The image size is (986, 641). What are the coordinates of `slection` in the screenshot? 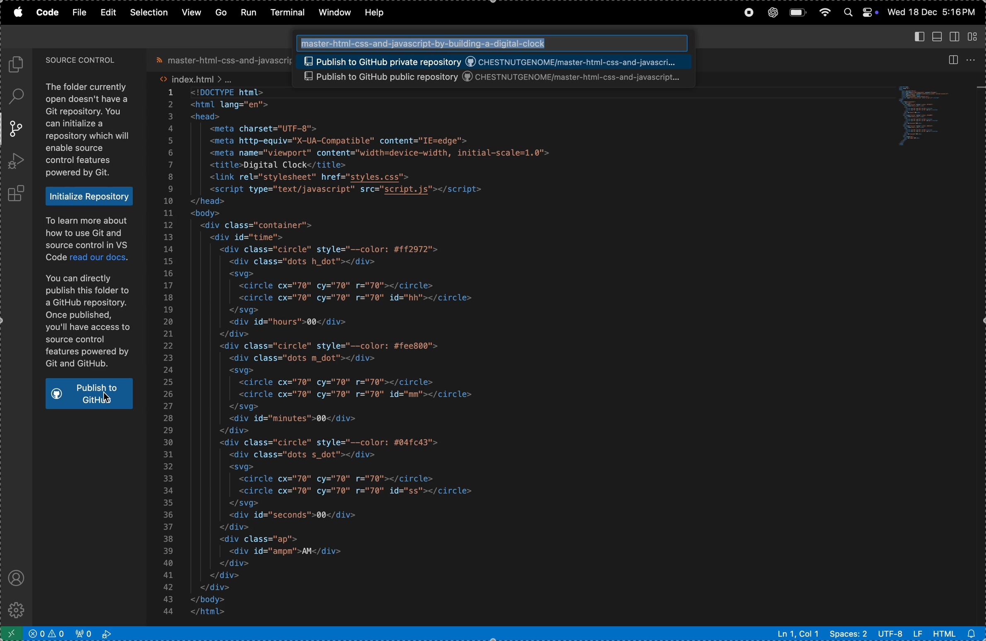 It's located at (150, 11).